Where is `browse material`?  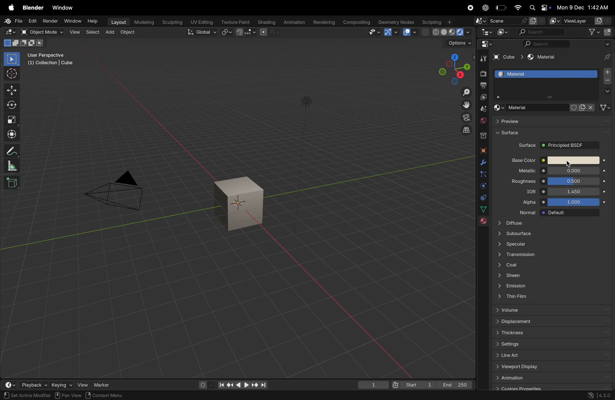
browse material is located at coordinates (498, 108).